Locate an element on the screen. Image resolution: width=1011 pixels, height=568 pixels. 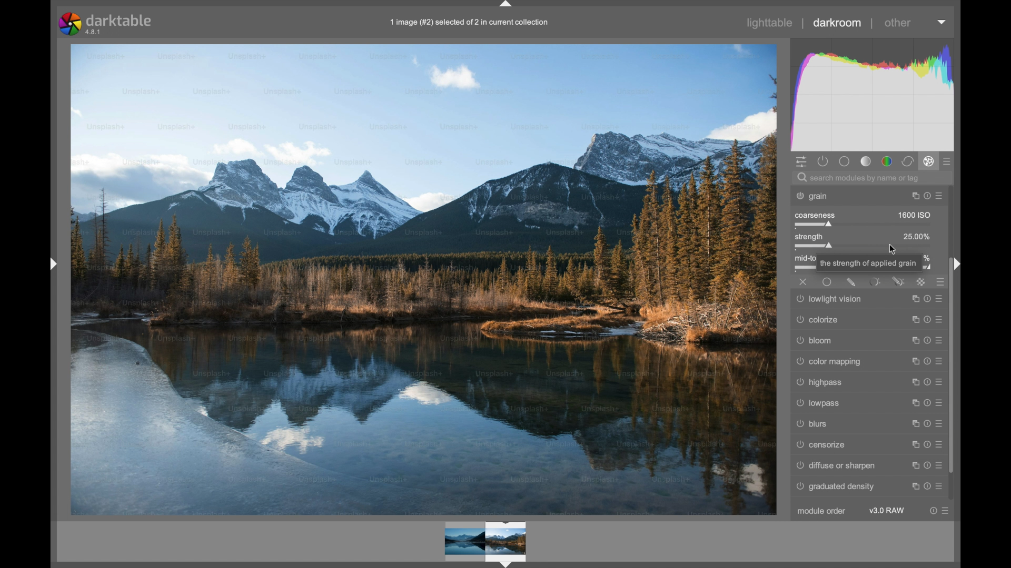
color is located at coordinates (887, 161).